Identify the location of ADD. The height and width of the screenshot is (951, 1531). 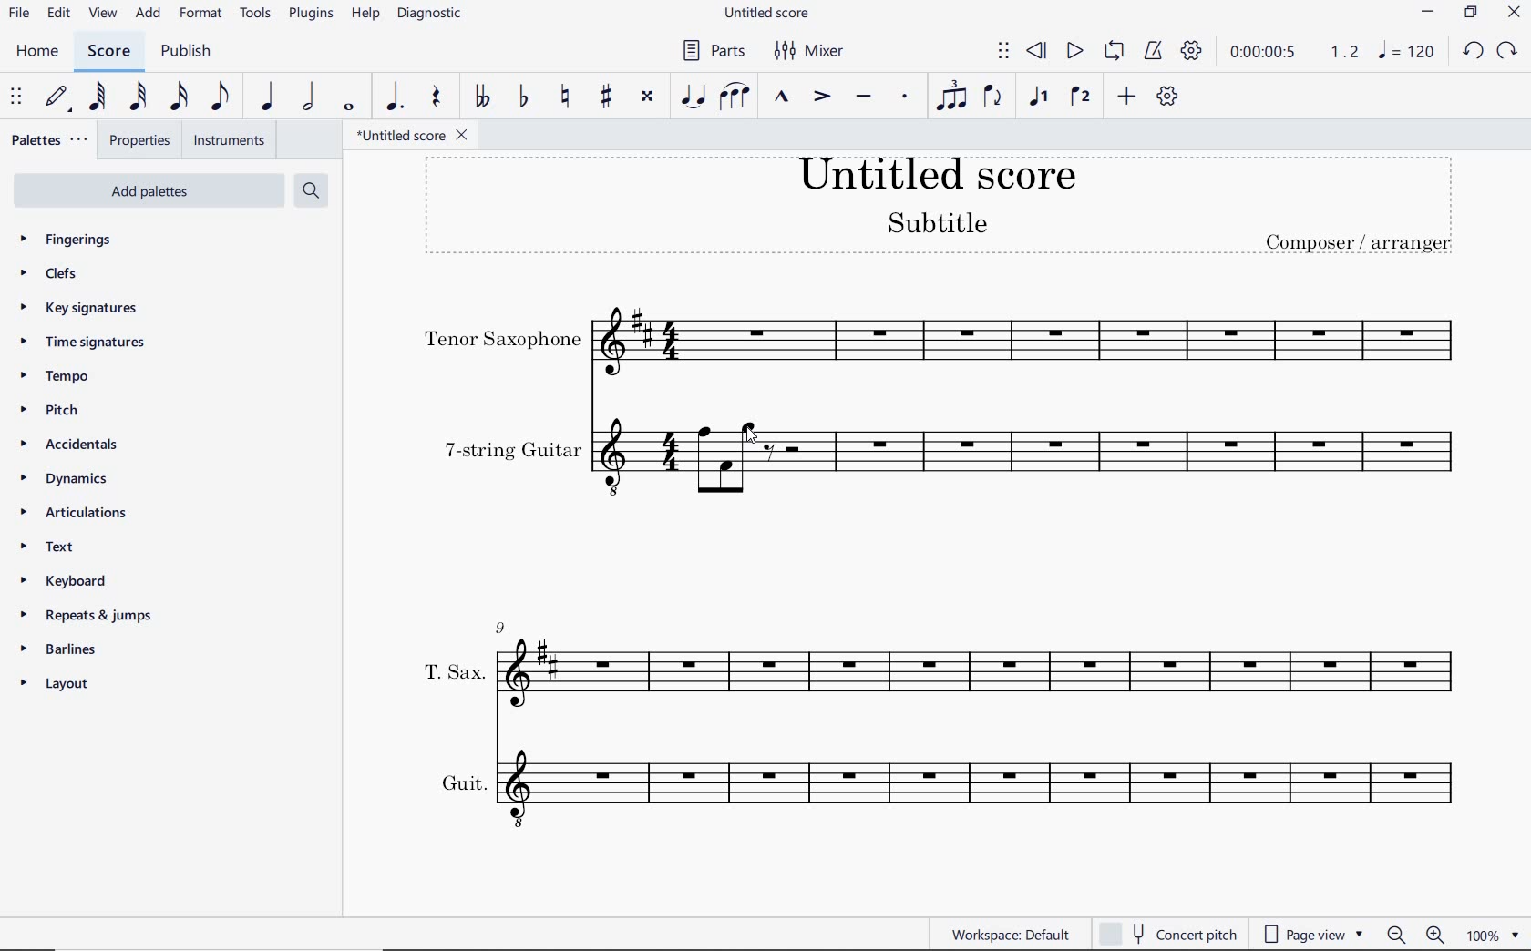
(1125, 97).